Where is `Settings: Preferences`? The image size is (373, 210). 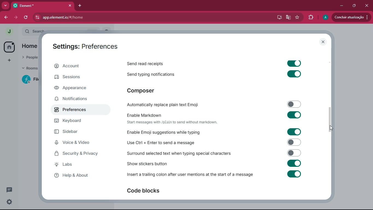
Settings: Preferences is located at coordinates (87, 46).